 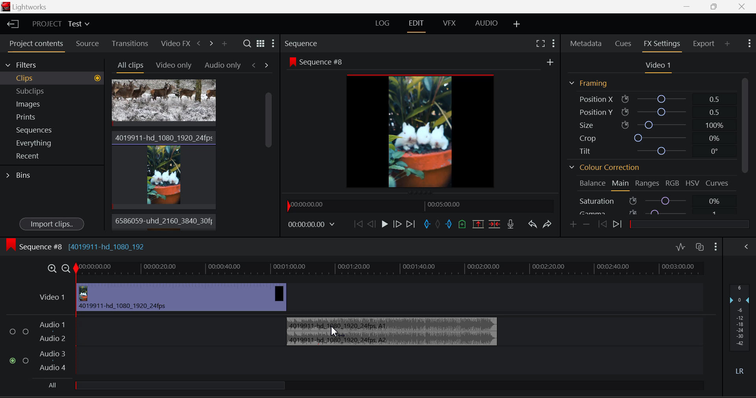 I want to click on Video only, so click(x=172, y=64).